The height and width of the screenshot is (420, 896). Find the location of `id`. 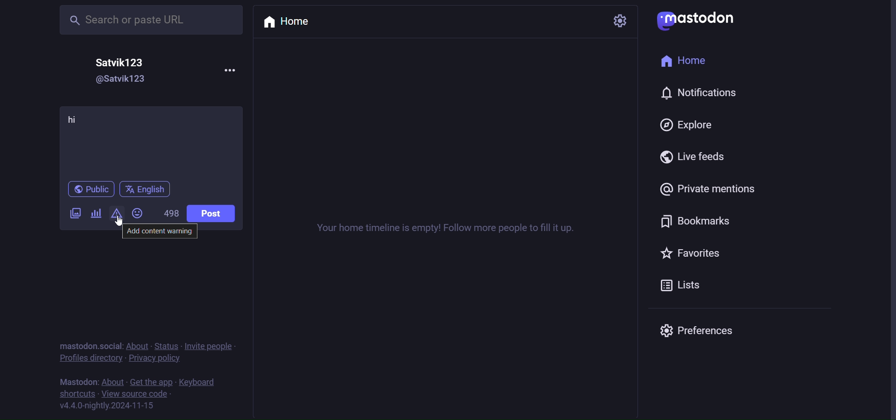

id is located at coordinates (113, 80).